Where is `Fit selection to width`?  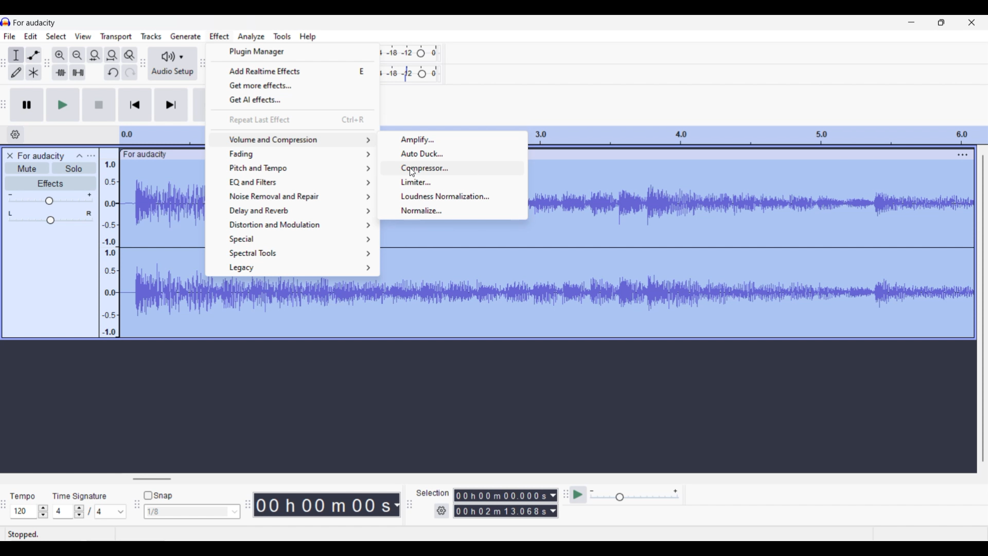 Fit selection to width is located at coordinates (95, 55).